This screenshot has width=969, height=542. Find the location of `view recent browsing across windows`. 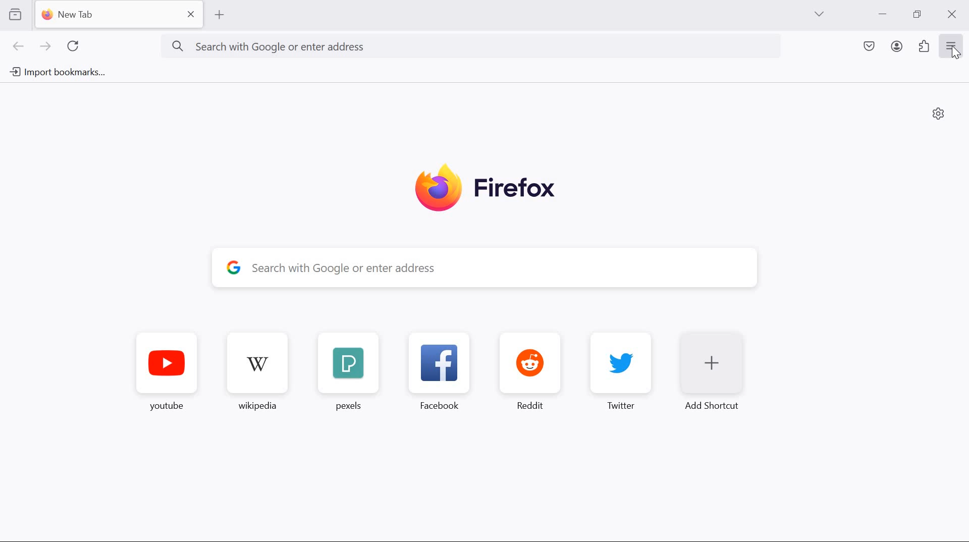

view recent browsing across windows is located at coordinates (15, 13).